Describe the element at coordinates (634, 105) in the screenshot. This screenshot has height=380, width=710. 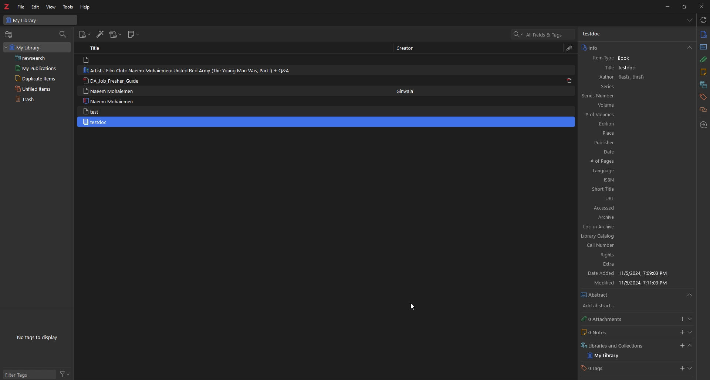
I see `Volume` at that location.